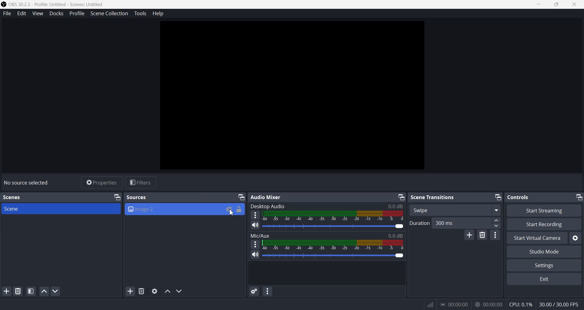  Describe the element at coordinates (77, 13) in the screenshot. I see `Profile` at that location.